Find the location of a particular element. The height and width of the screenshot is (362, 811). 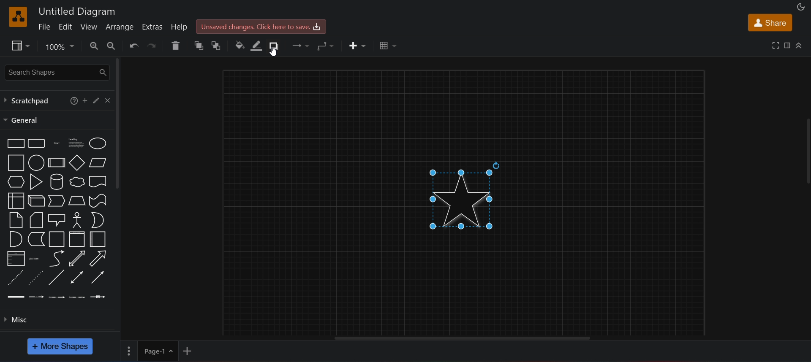

actor is located at coordinates (78, 219).